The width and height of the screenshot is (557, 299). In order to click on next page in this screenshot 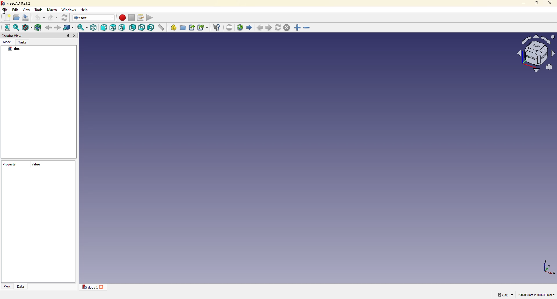, I will do `click(269, 28)`.